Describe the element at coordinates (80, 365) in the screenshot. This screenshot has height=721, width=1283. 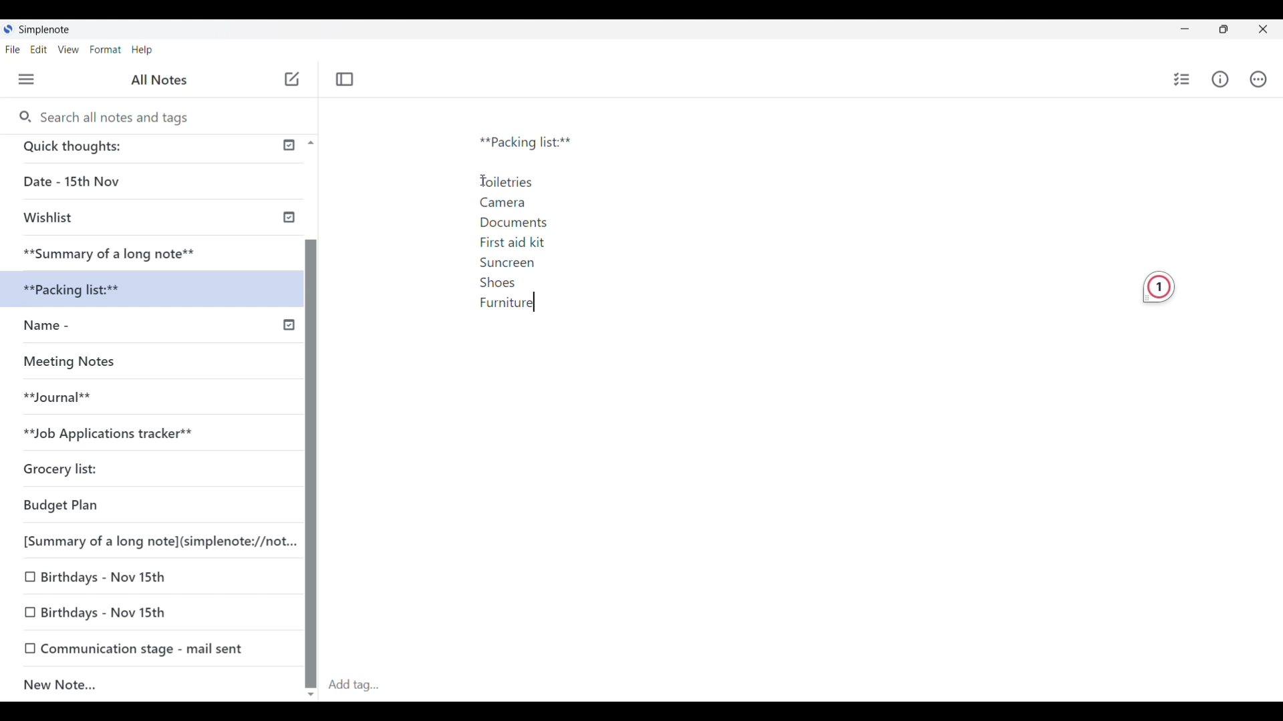
I see `Missing Notes` at that location.